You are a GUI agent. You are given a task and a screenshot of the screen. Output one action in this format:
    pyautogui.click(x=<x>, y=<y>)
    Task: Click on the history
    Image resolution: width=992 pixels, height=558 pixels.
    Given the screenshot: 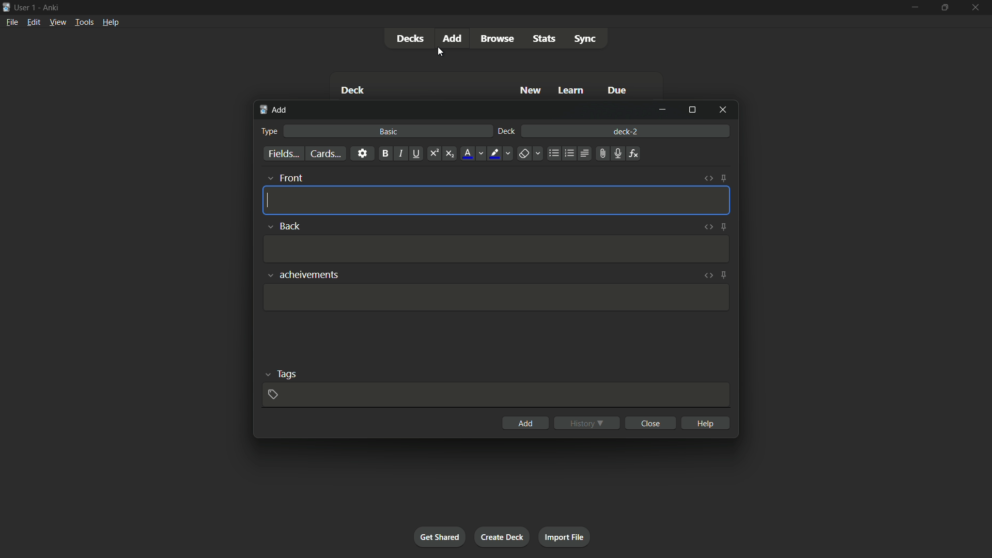 What is the action you would take?
    pyautogui.click(x=585, y=423)
    